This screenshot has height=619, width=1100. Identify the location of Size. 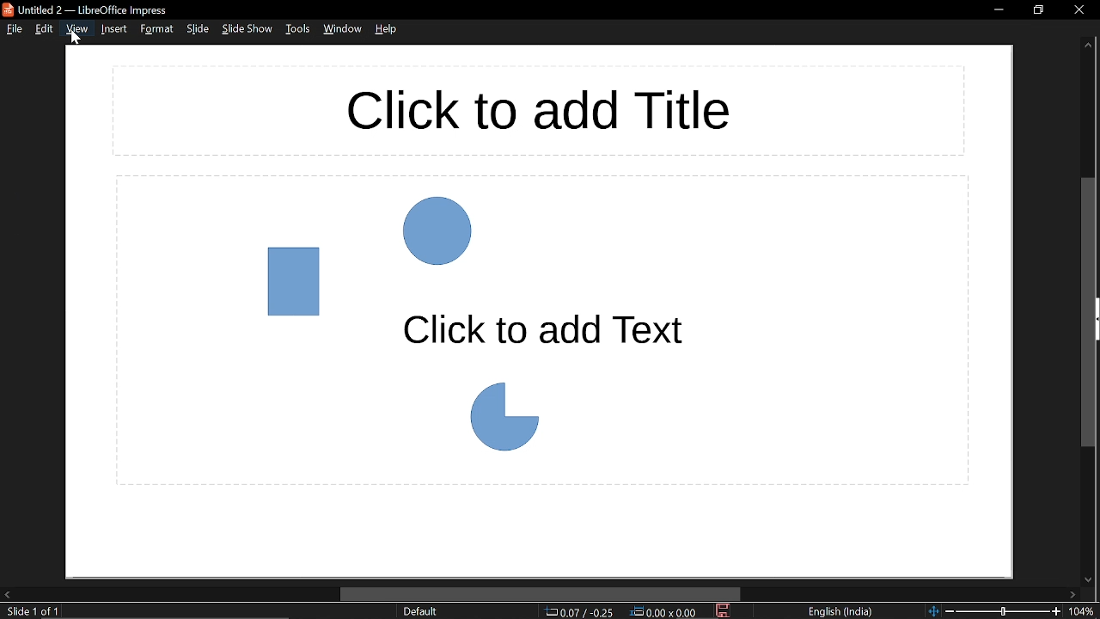
(665, 612).